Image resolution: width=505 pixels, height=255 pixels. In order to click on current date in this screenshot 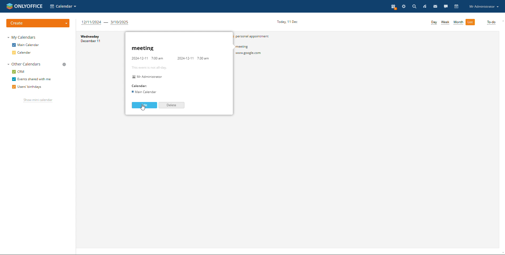, I will do `click(287, 22)`.